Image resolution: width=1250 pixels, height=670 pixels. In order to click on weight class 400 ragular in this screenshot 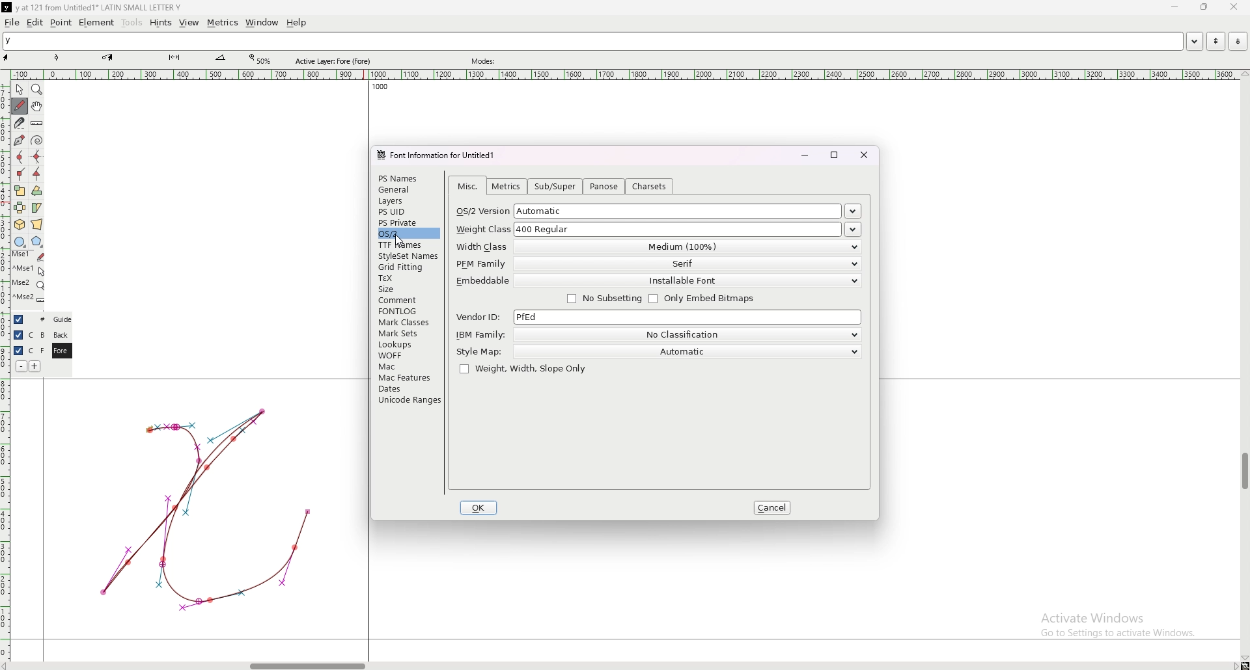, I will do `click(648, 228)`.